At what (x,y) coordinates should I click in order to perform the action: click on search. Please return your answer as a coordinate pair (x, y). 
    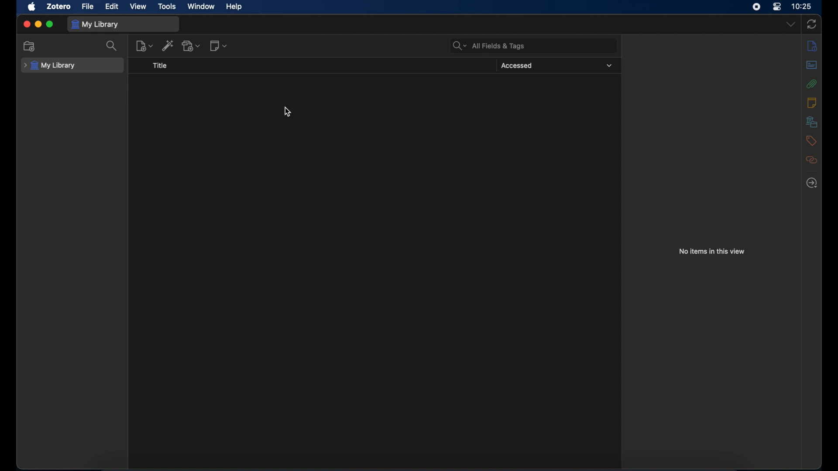
    Looking at the image, I should click on (111, 46).